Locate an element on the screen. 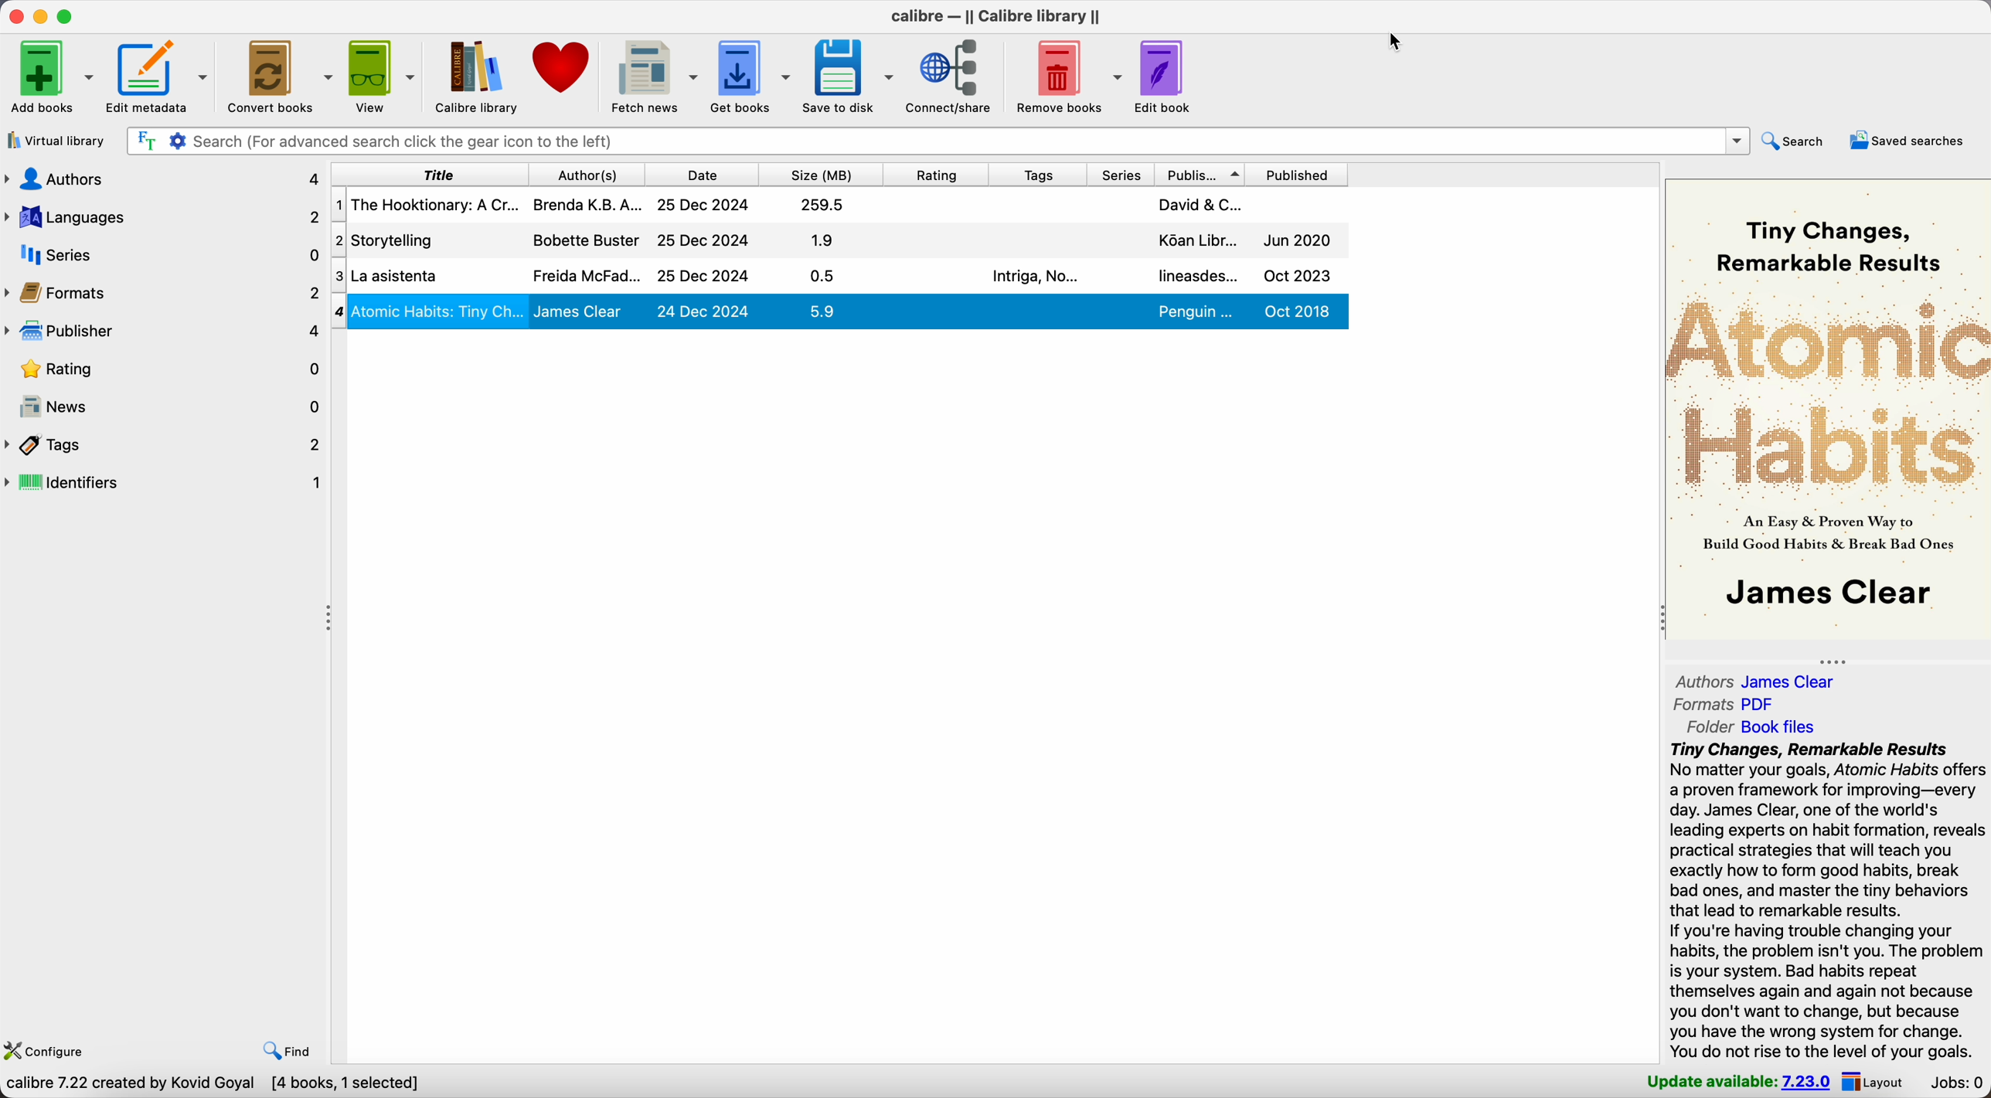 This screenshot has width=1991, height=1098. date is located at coordinates (703, 175).